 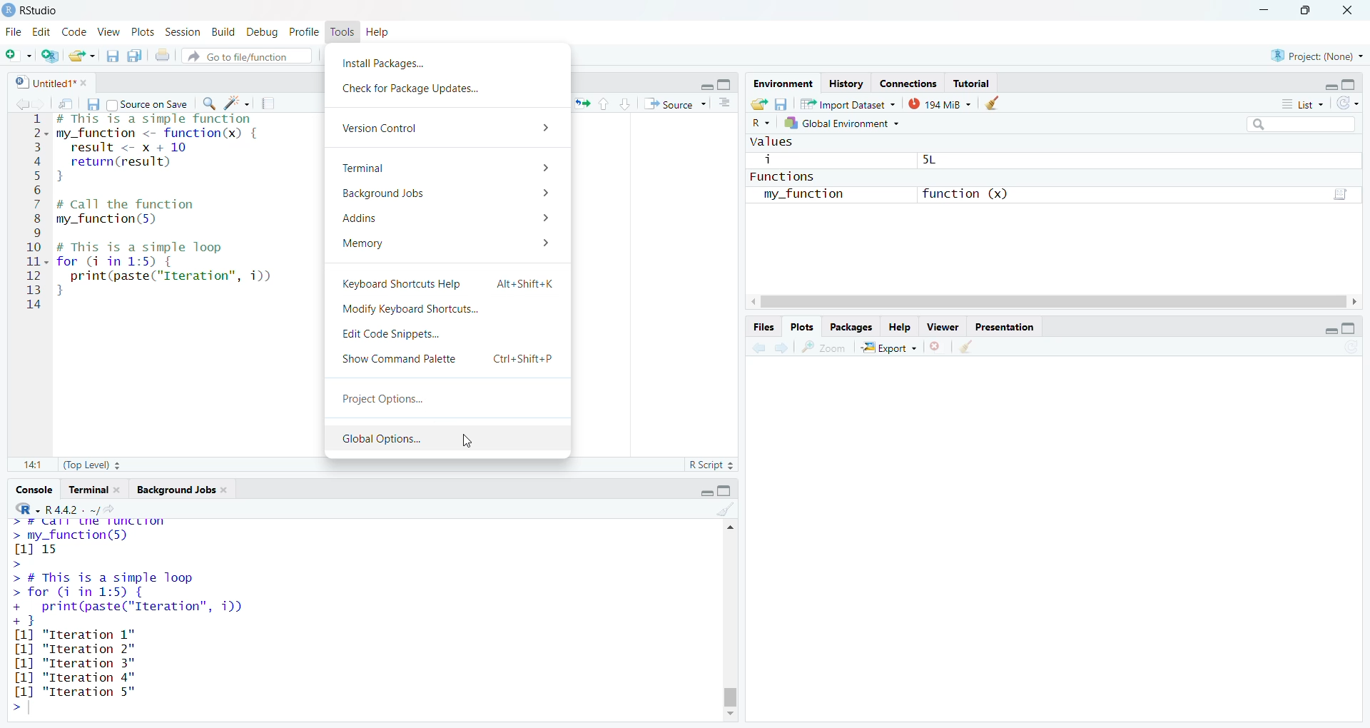 I want to click on File, so click(x=14, y=31).